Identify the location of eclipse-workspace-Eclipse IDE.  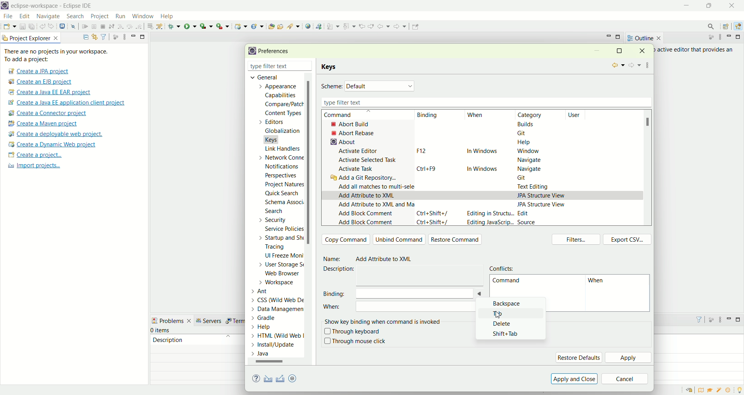
(51, 6).